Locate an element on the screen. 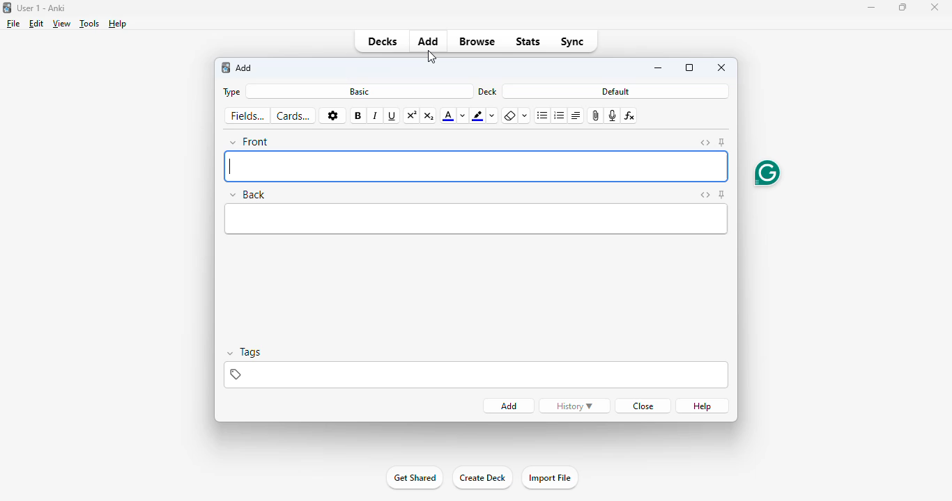 Image resolution: width=952 pixels, height=501 pixels. superscript is located at coordinates (413, 115).